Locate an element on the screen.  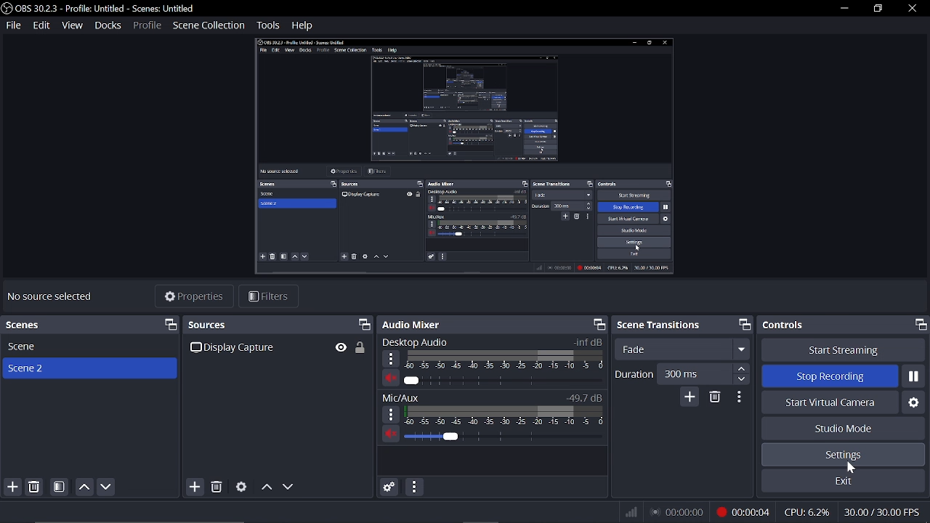
start streaming is located at coordinates (844, 349).